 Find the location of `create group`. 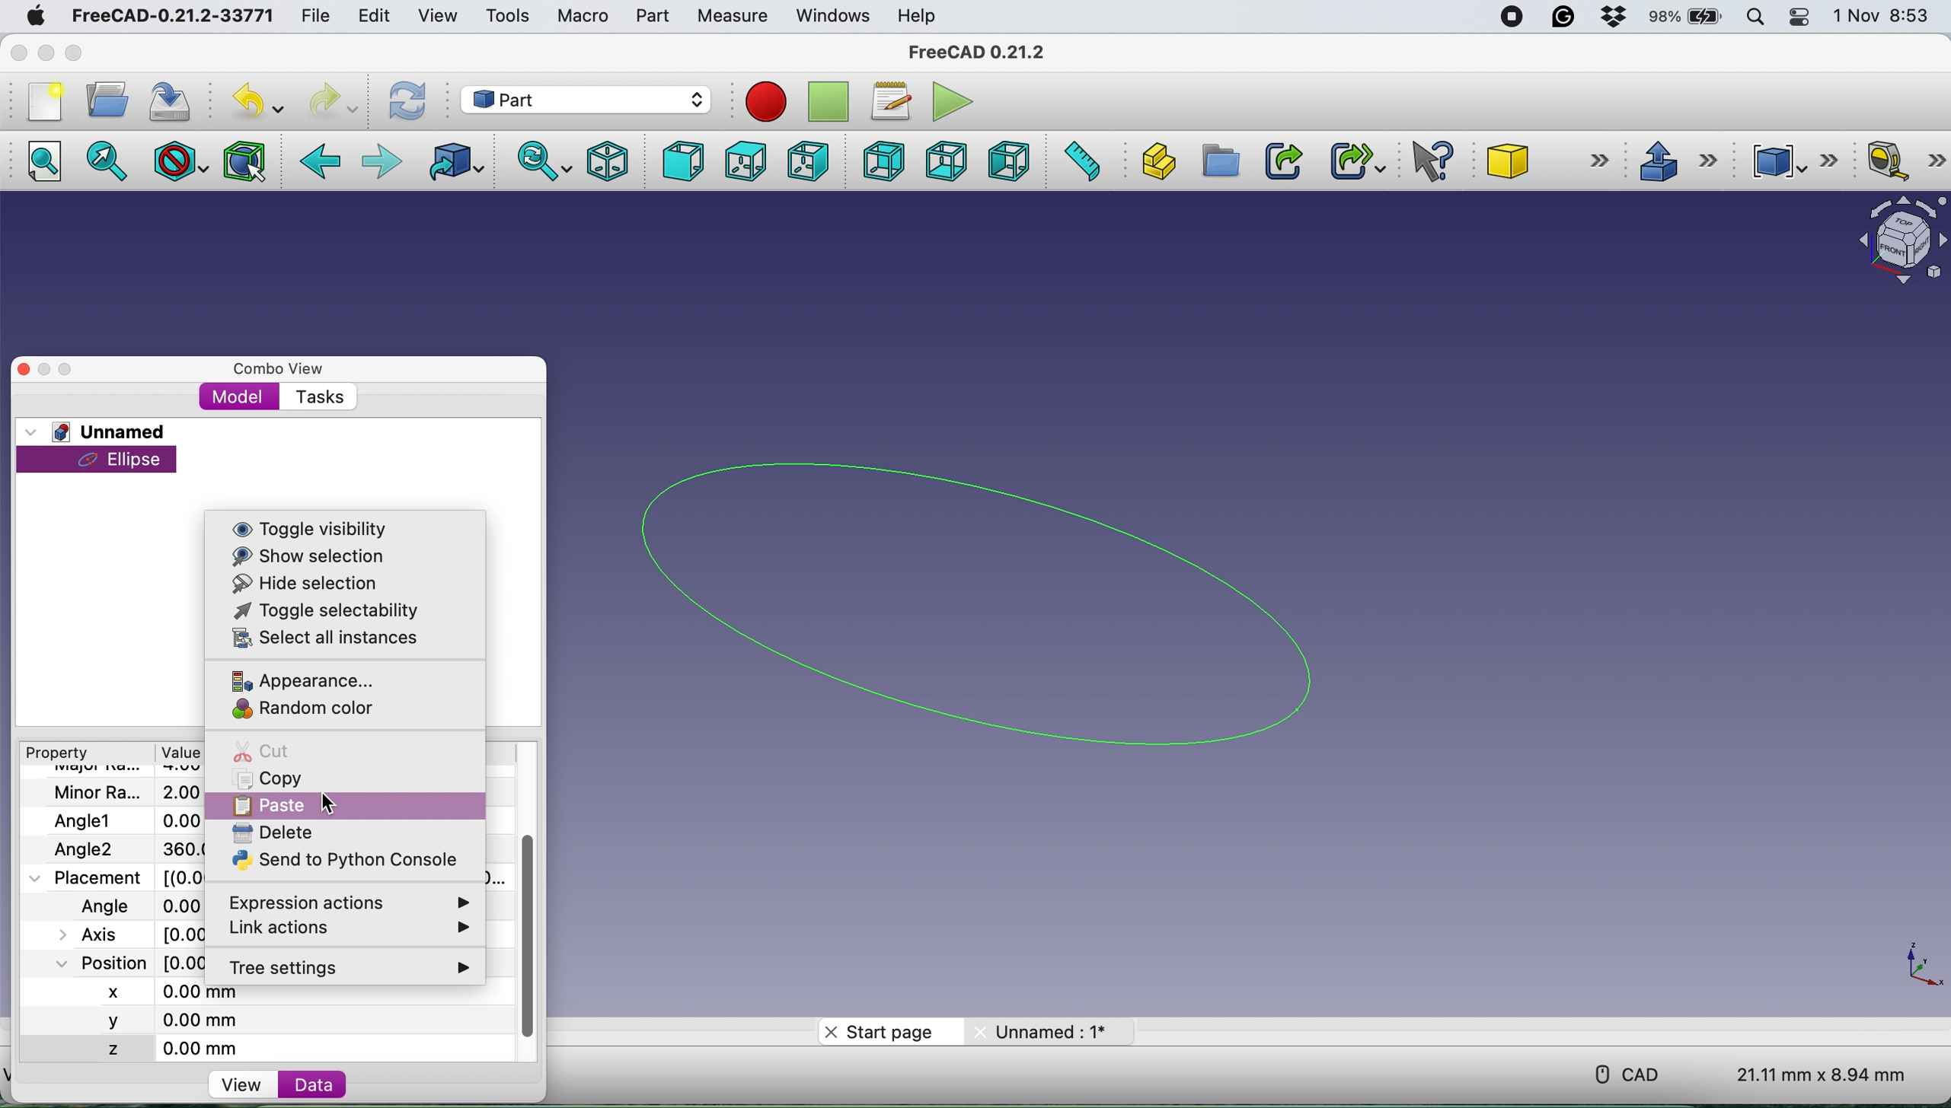

create group is located at coordinates (1221, 164).